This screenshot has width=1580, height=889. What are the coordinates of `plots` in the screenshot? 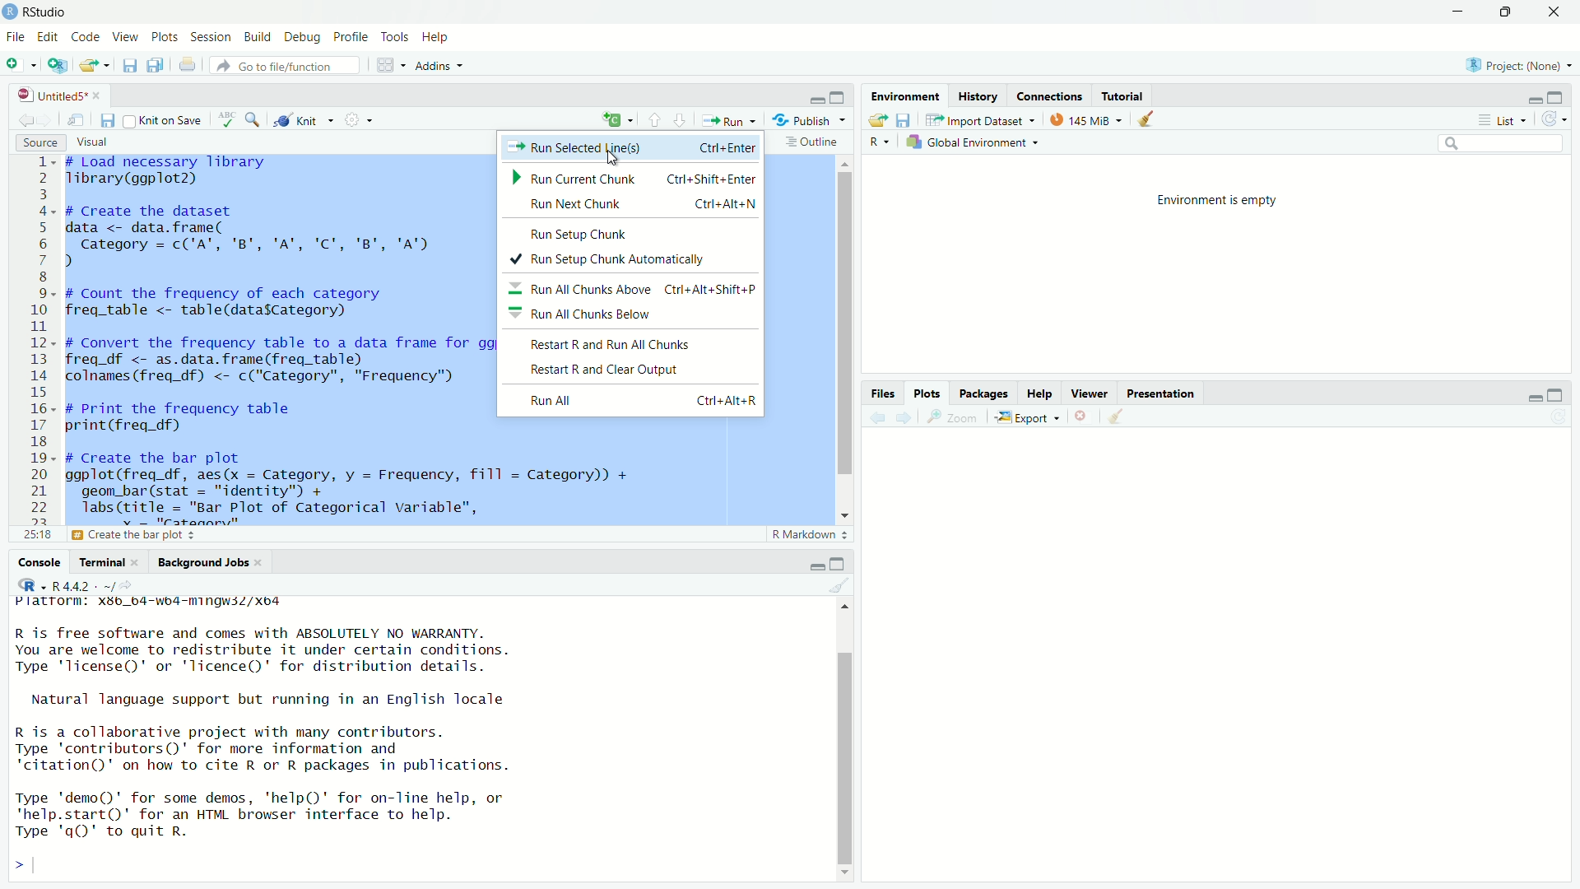 It's located at (165, 38).